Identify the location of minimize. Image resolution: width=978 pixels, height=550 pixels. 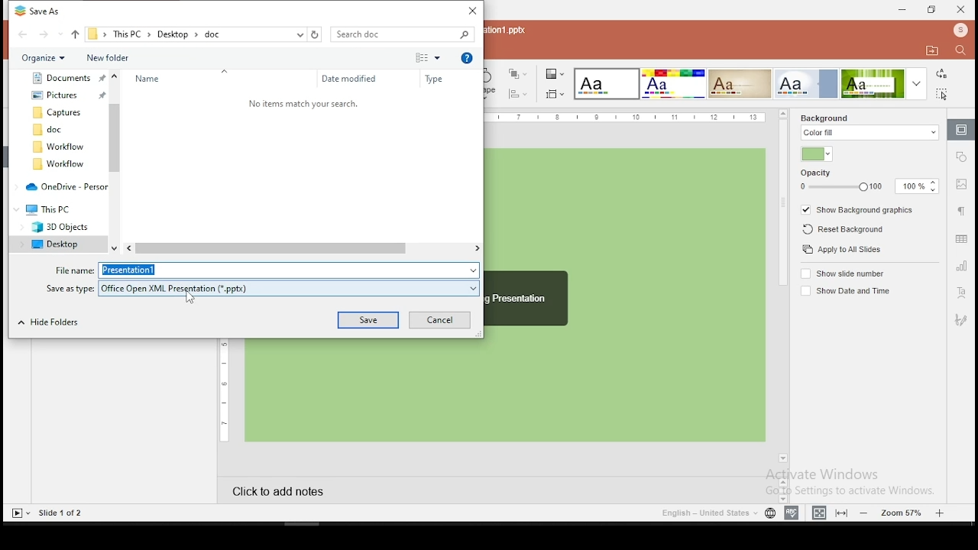
(900, 9).